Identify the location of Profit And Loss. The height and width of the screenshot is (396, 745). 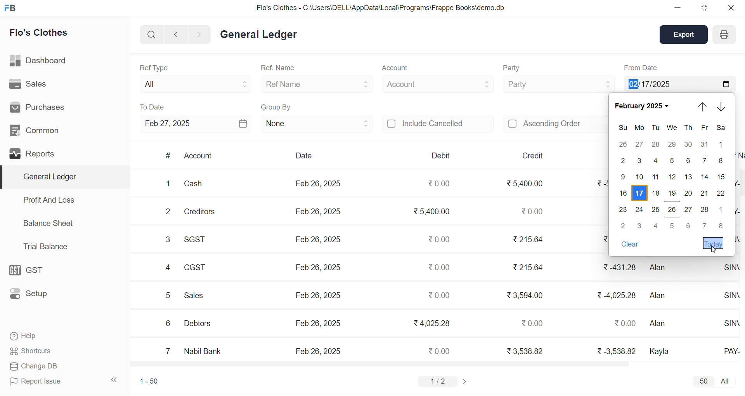
(49, 200).